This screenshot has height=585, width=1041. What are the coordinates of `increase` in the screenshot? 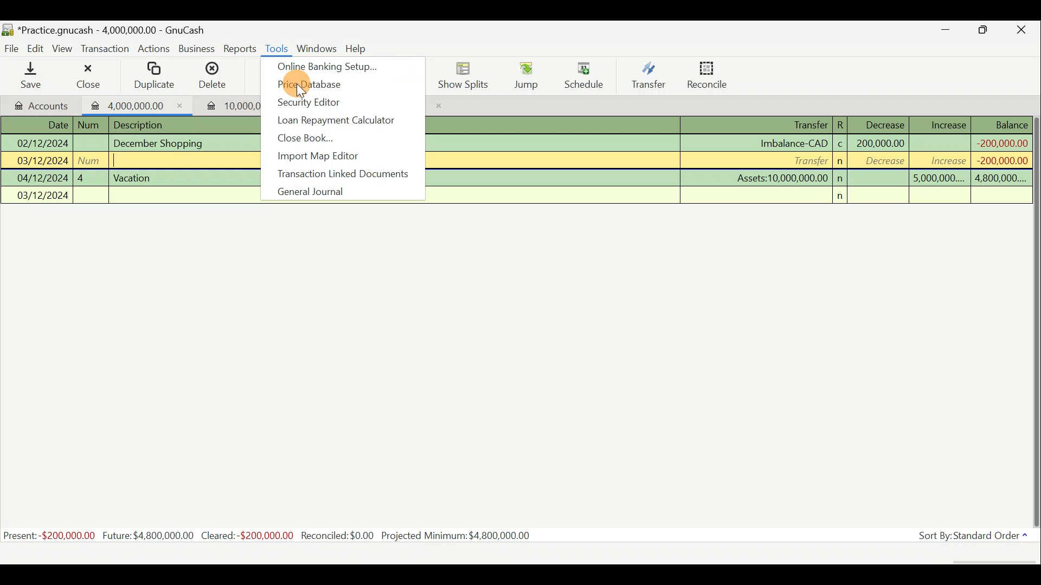 It's located at (942, 160).